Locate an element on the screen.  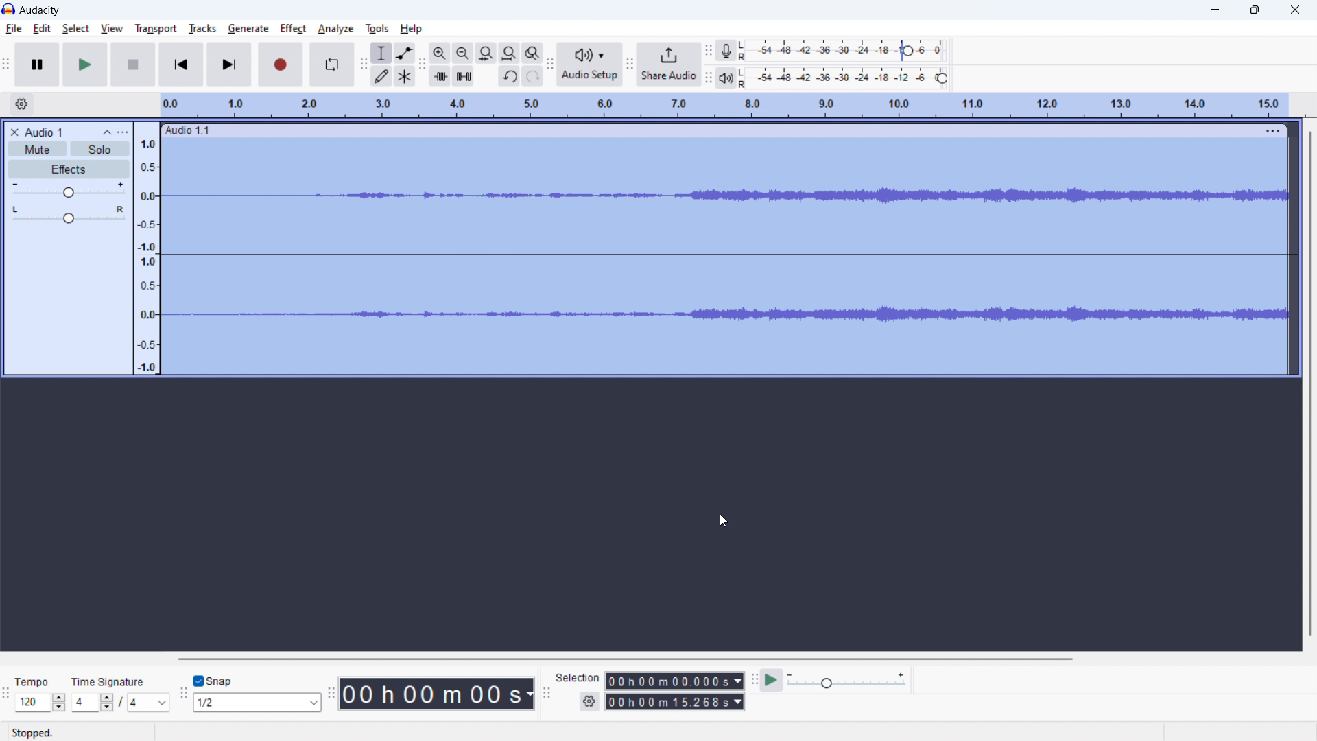
trim audio outside selection is located at coordinates (440, 76).